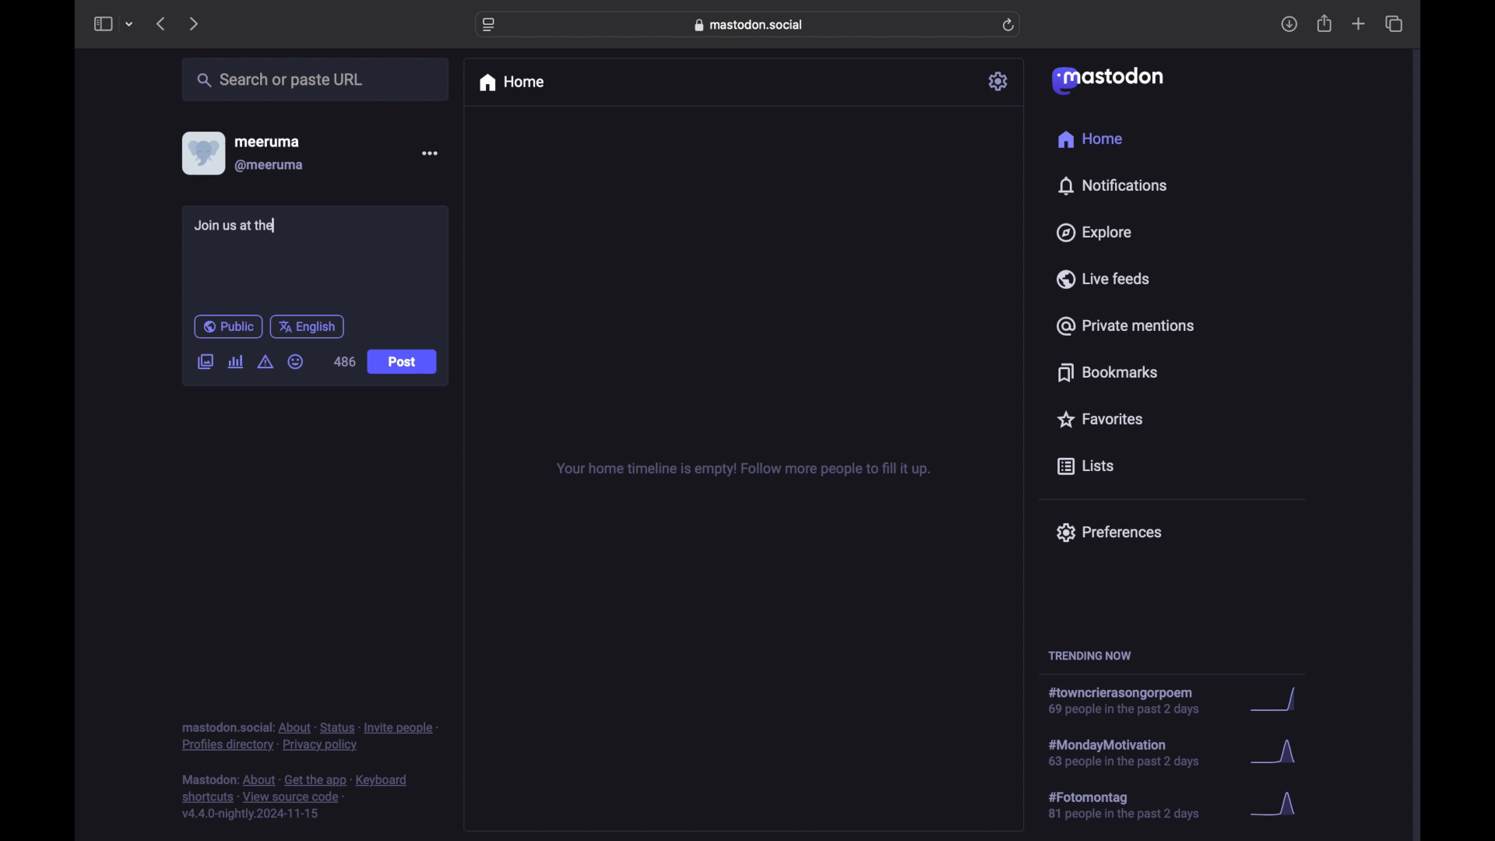 The image size is (1495, 841). Describe the element at coordinates (1085, 467) in the screenshot. I see `lists` at that location.